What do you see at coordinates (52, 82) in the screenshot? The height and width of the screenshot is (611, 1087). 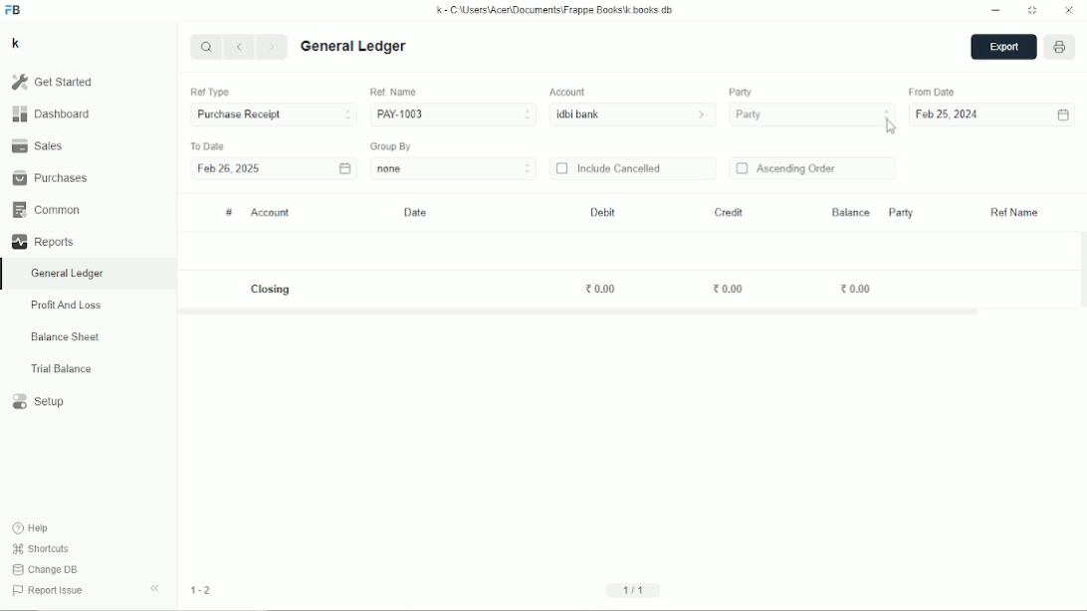 I see `Get started` at bounding box center [52, 82].